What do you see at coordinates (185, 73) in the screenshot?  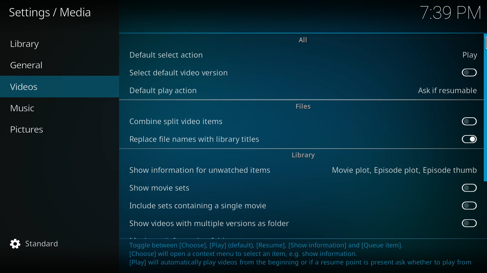 I see `default video version` at bounding box center [185, 73].